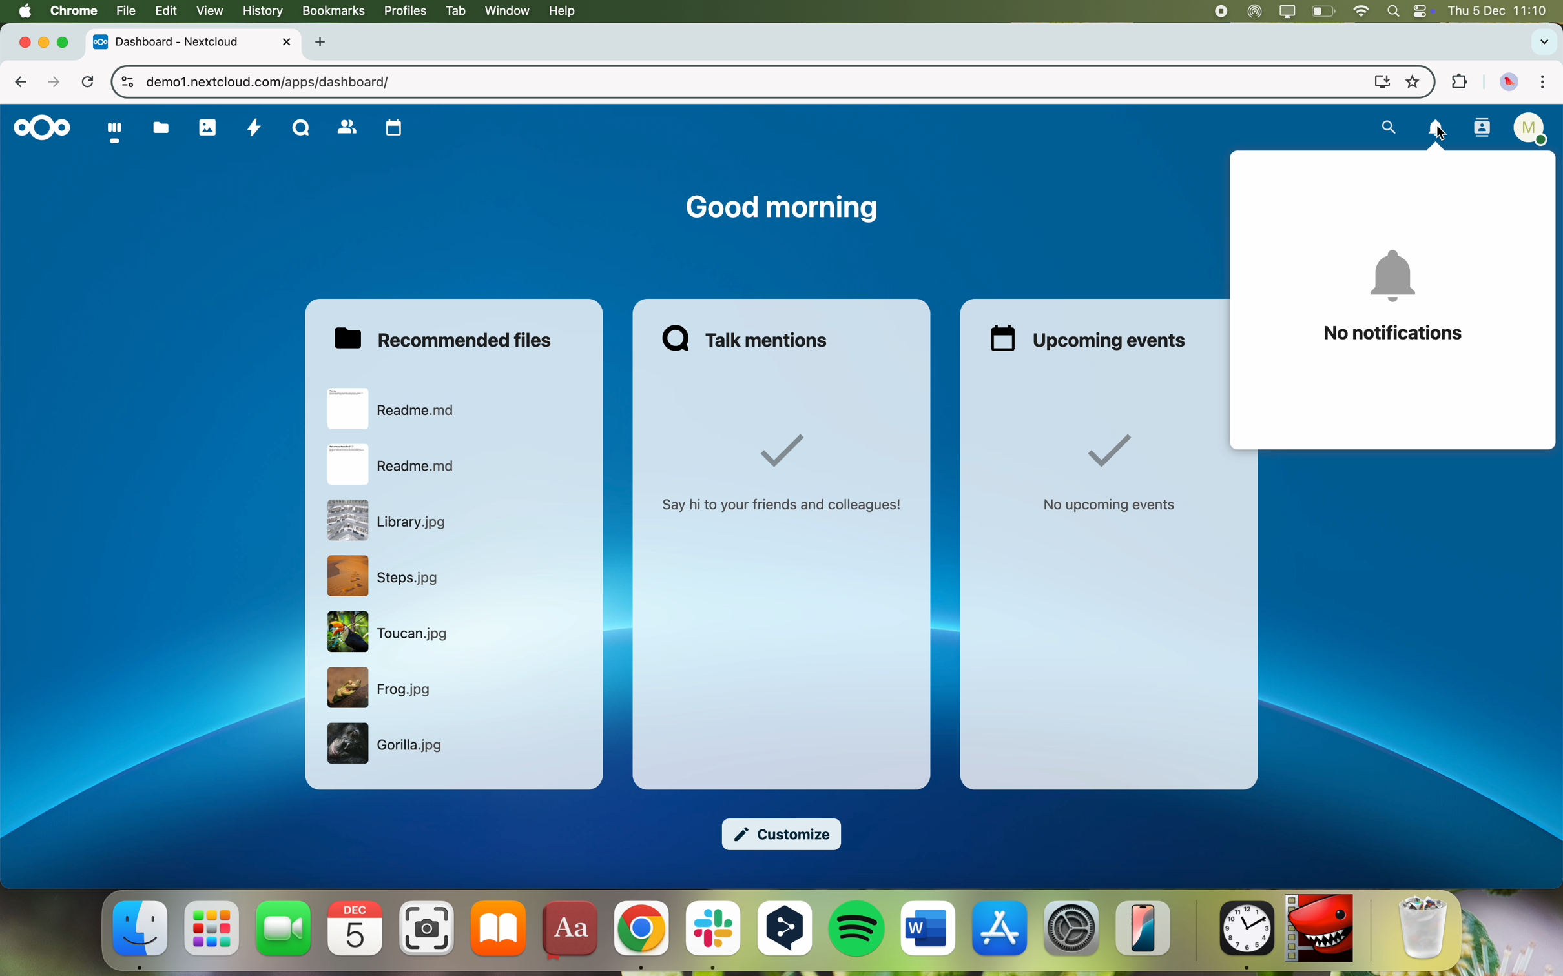 The image size is (1563, 976). Describe the element at coordinates (141, 935) in the screenshot. I see `finder` at that location.